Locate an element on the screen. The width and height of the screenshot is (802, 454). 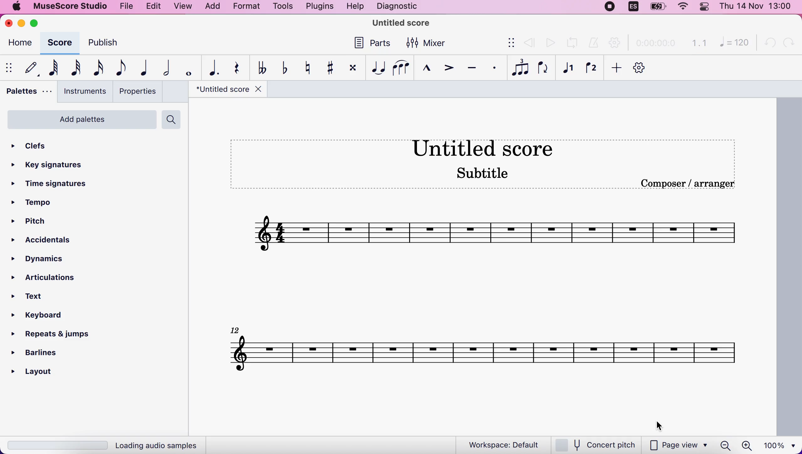
accent is located at coordinates (446, 70).